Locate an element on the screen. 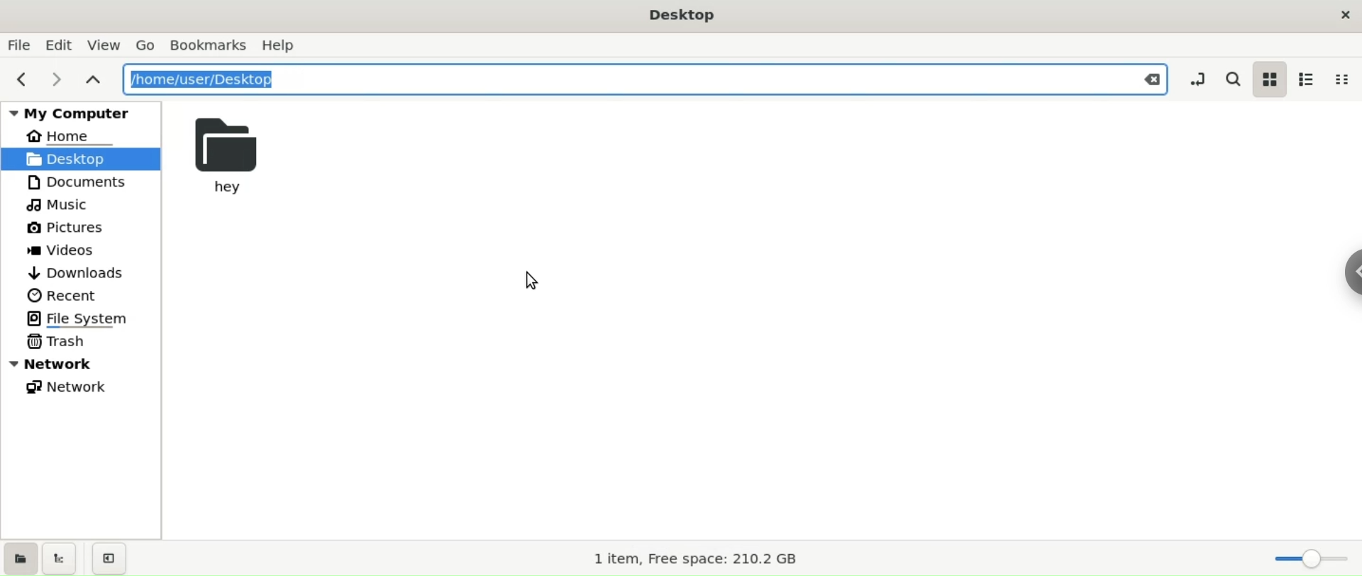 This screenshot has width=1362, height=576. 1 item, Free space: 210.2 GB is located at coordinates (709, 560).